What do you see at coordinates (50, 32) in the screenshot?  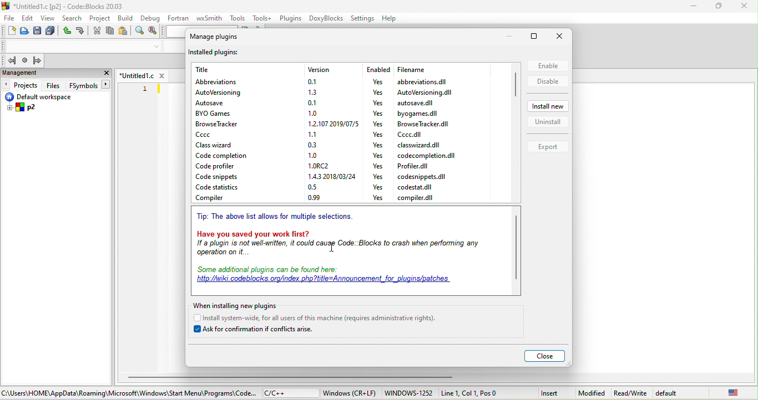 I see `save everything` at bounding box center [50, 32].